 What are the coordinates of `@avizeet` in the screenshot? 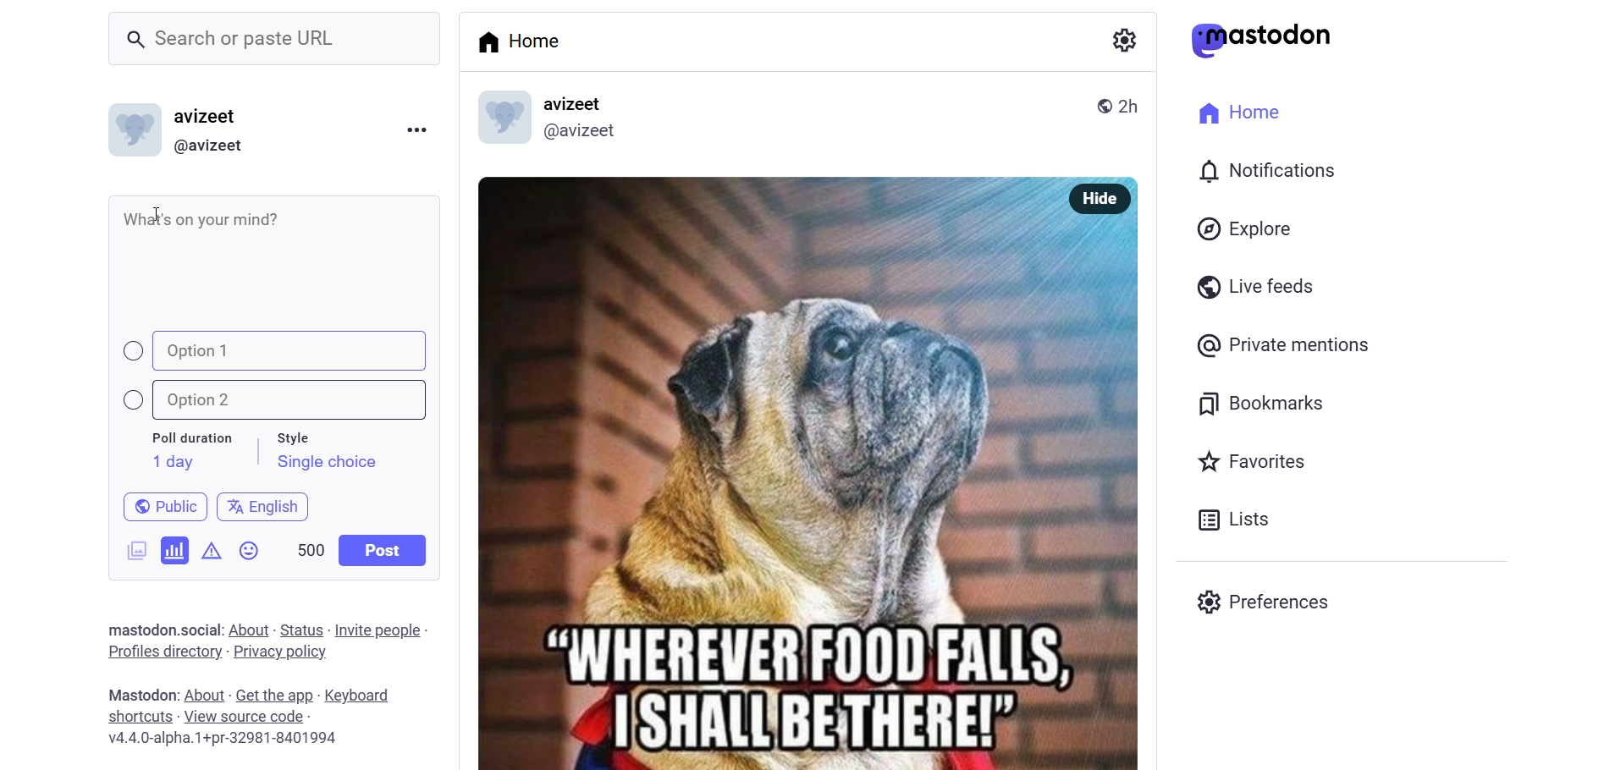 It's located at (579, 135).